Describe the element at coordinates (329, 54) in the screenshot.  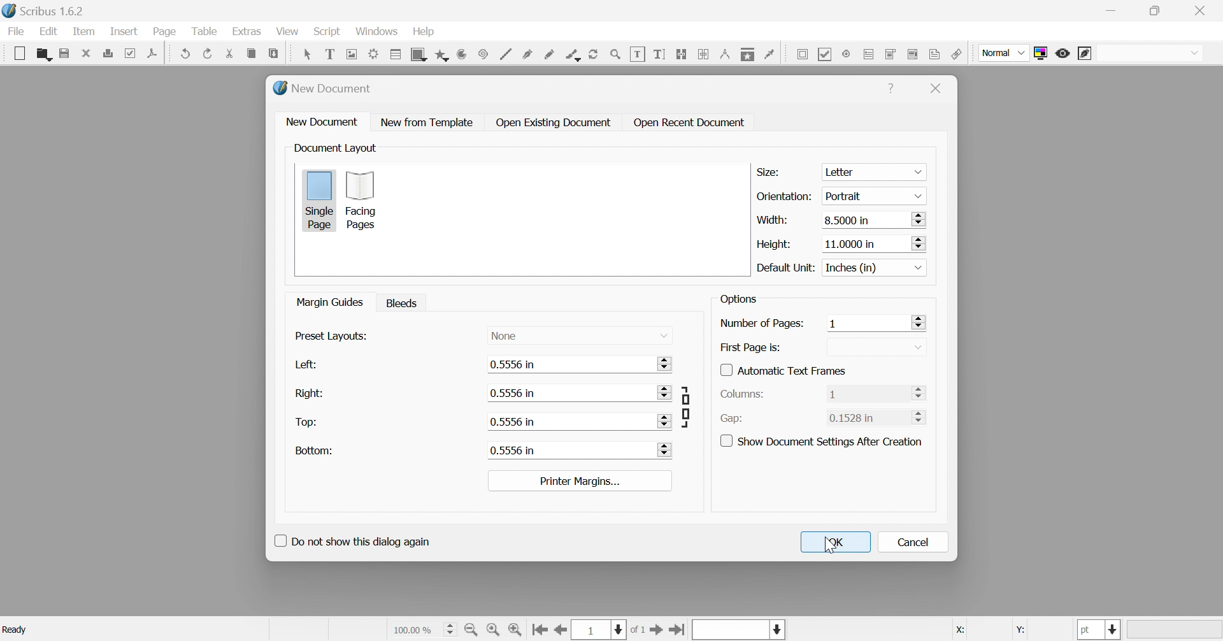
I see `text frame` at that location.